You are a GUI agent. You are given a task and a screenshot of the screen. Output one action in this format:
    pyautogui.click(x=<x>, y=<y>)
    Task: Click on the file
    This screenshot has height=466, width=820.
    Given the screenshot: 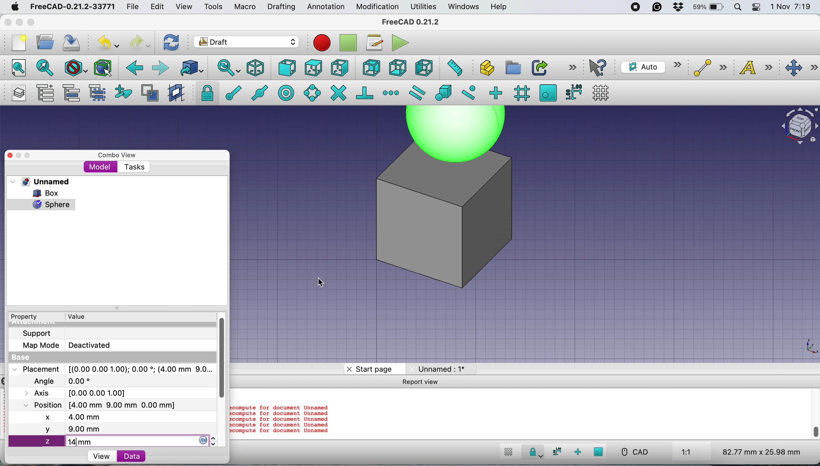 What is the action you would take?
    pyautogui.click(x=133, y=7)
    